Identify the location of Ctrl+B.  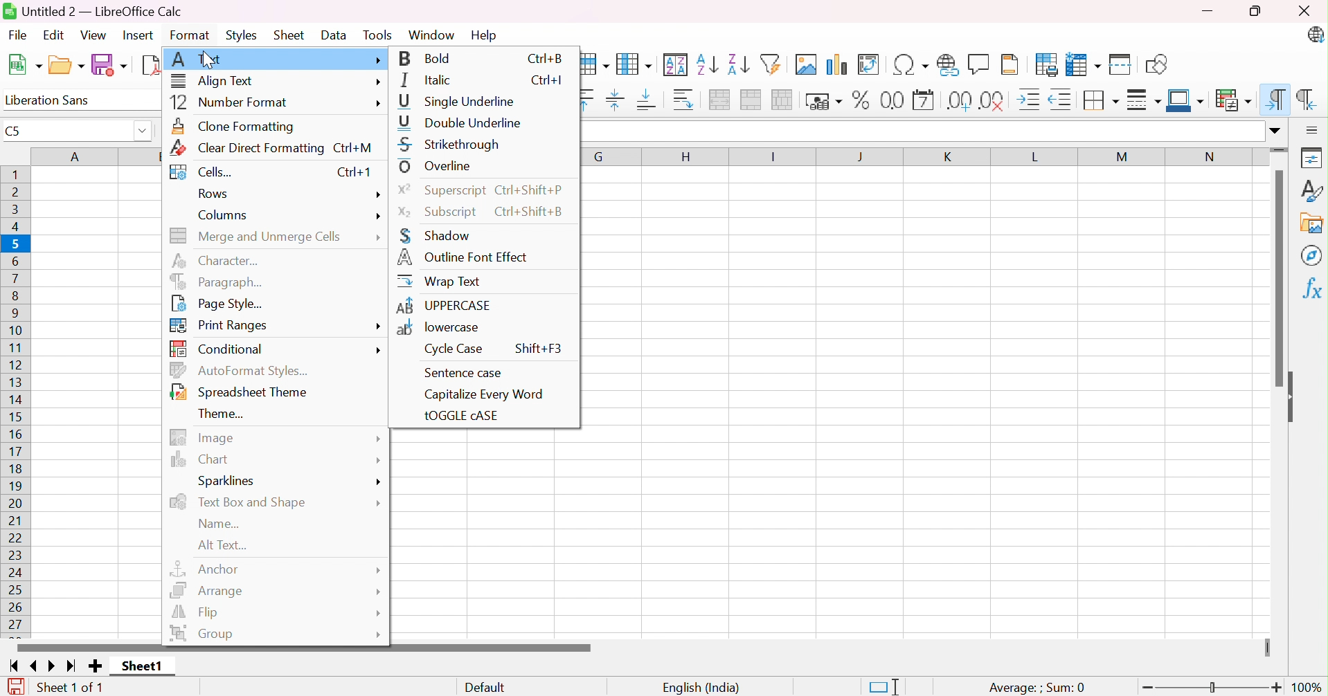
(546, 57).